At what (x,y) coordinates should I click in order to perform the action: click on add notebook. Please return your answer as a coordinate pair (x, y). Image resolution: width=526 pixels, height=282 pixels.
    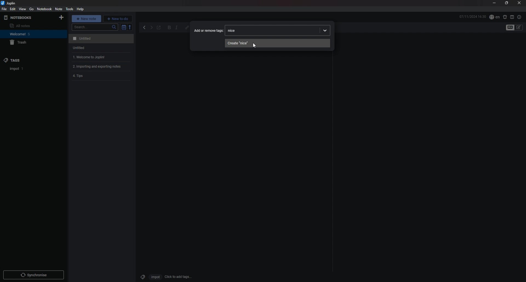
    Looking at the image, I should click on (61, 18).